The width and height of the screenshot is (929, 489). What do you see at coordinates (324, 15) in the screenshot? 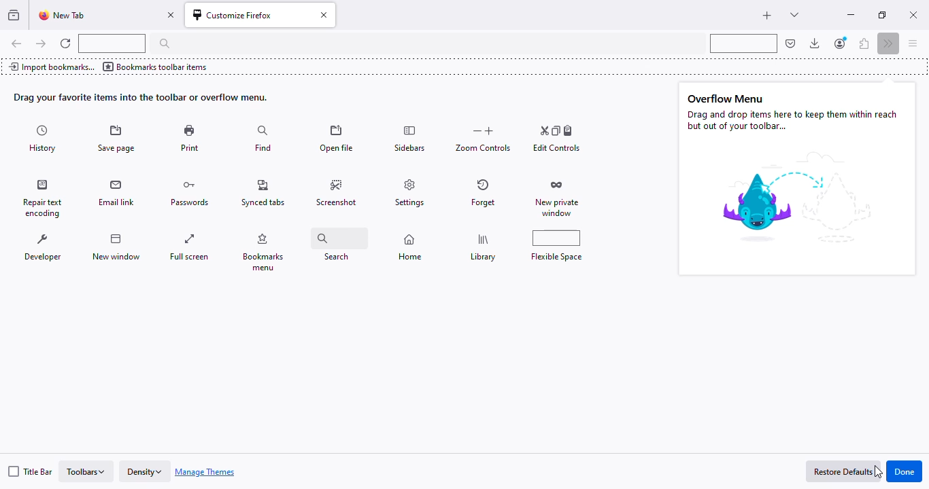
I see `close tab` at bounding box center [324, 15].